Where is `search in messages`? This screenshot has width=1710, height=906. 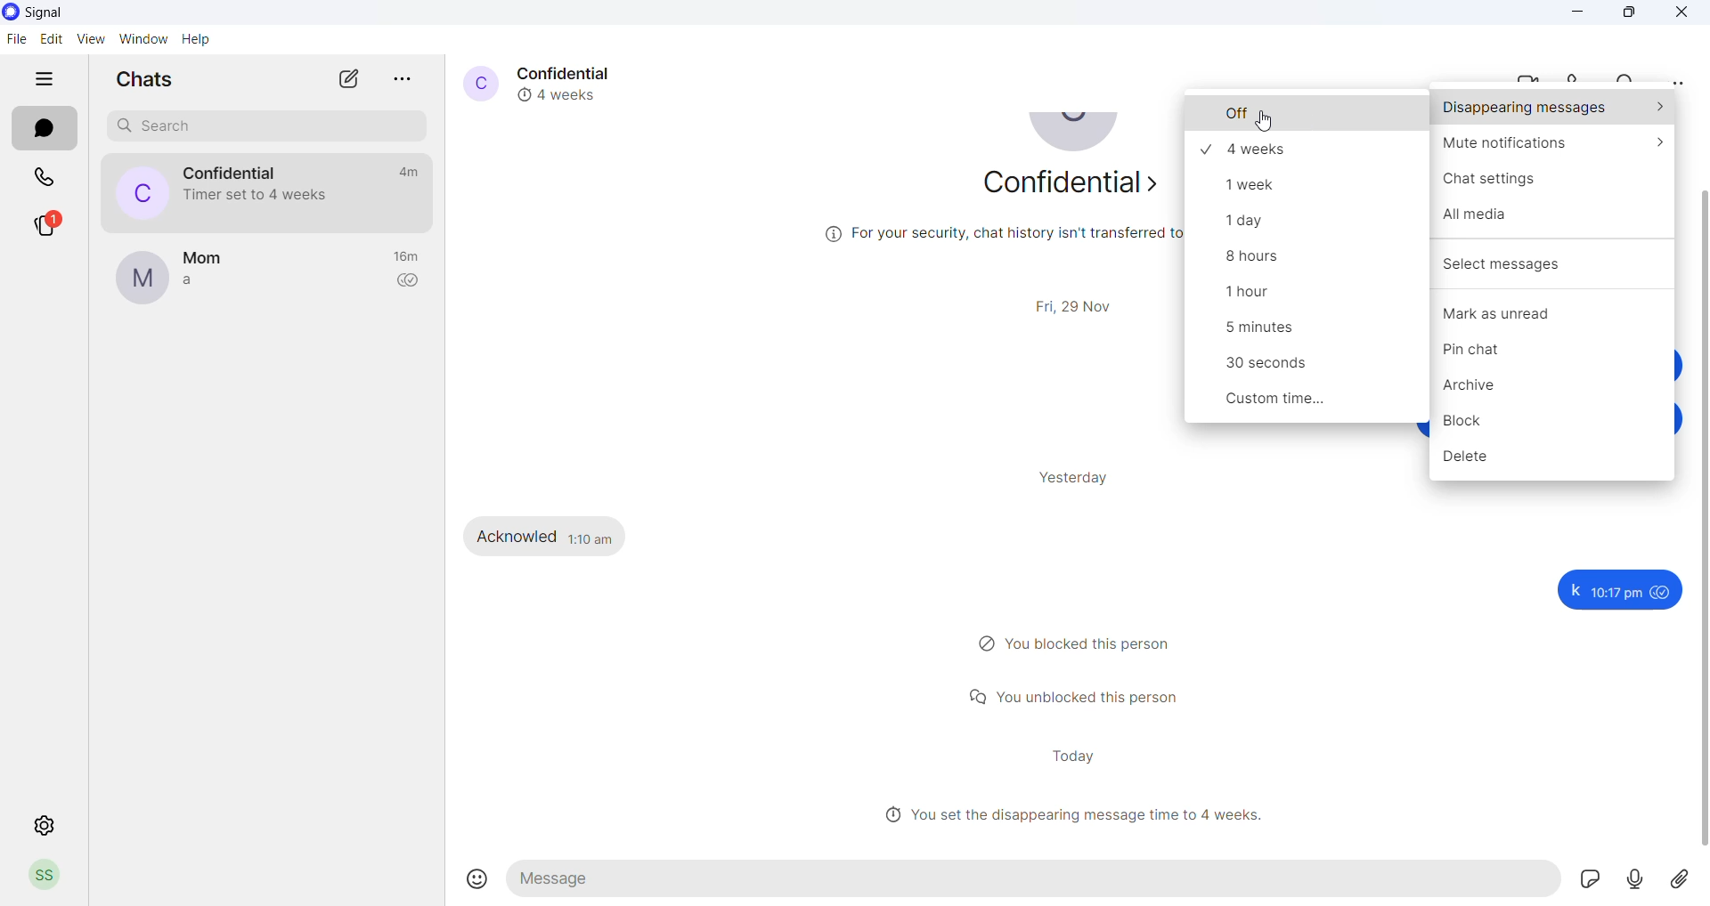
search in messages is located at coordinates (1629, 76).